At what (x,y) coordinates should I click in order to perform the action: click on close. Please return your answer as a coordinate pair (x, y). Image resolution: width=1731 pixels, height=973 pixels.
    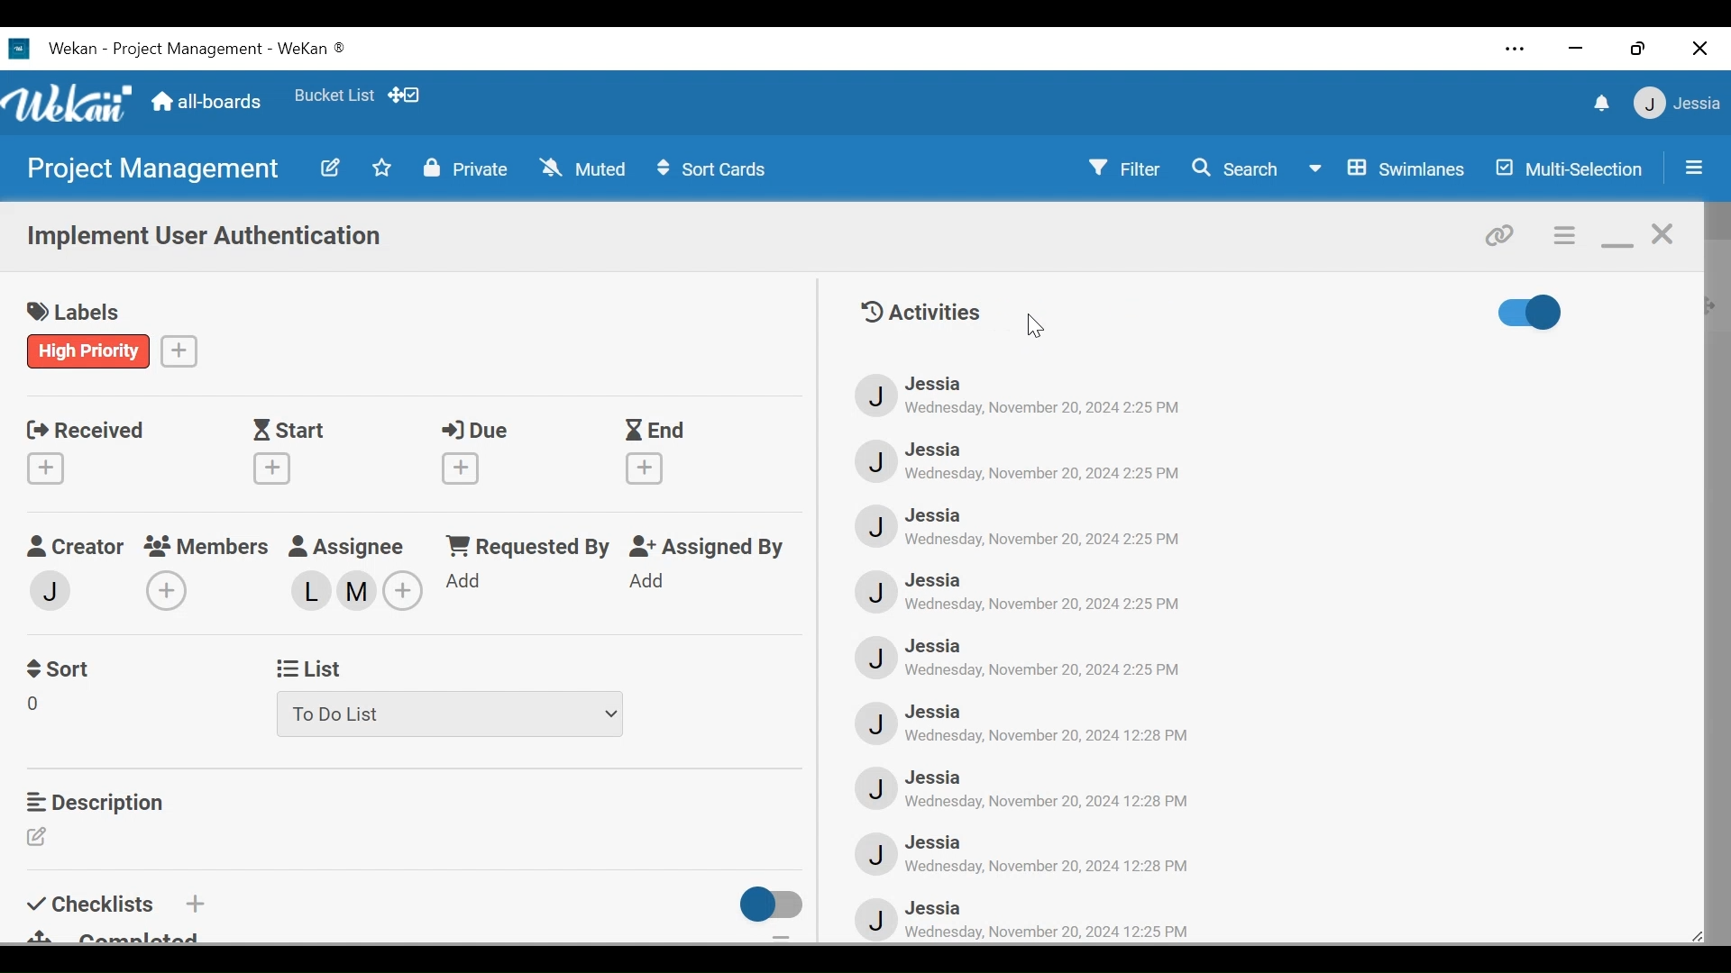
    Looking at the image, I should click on (1662, 233).